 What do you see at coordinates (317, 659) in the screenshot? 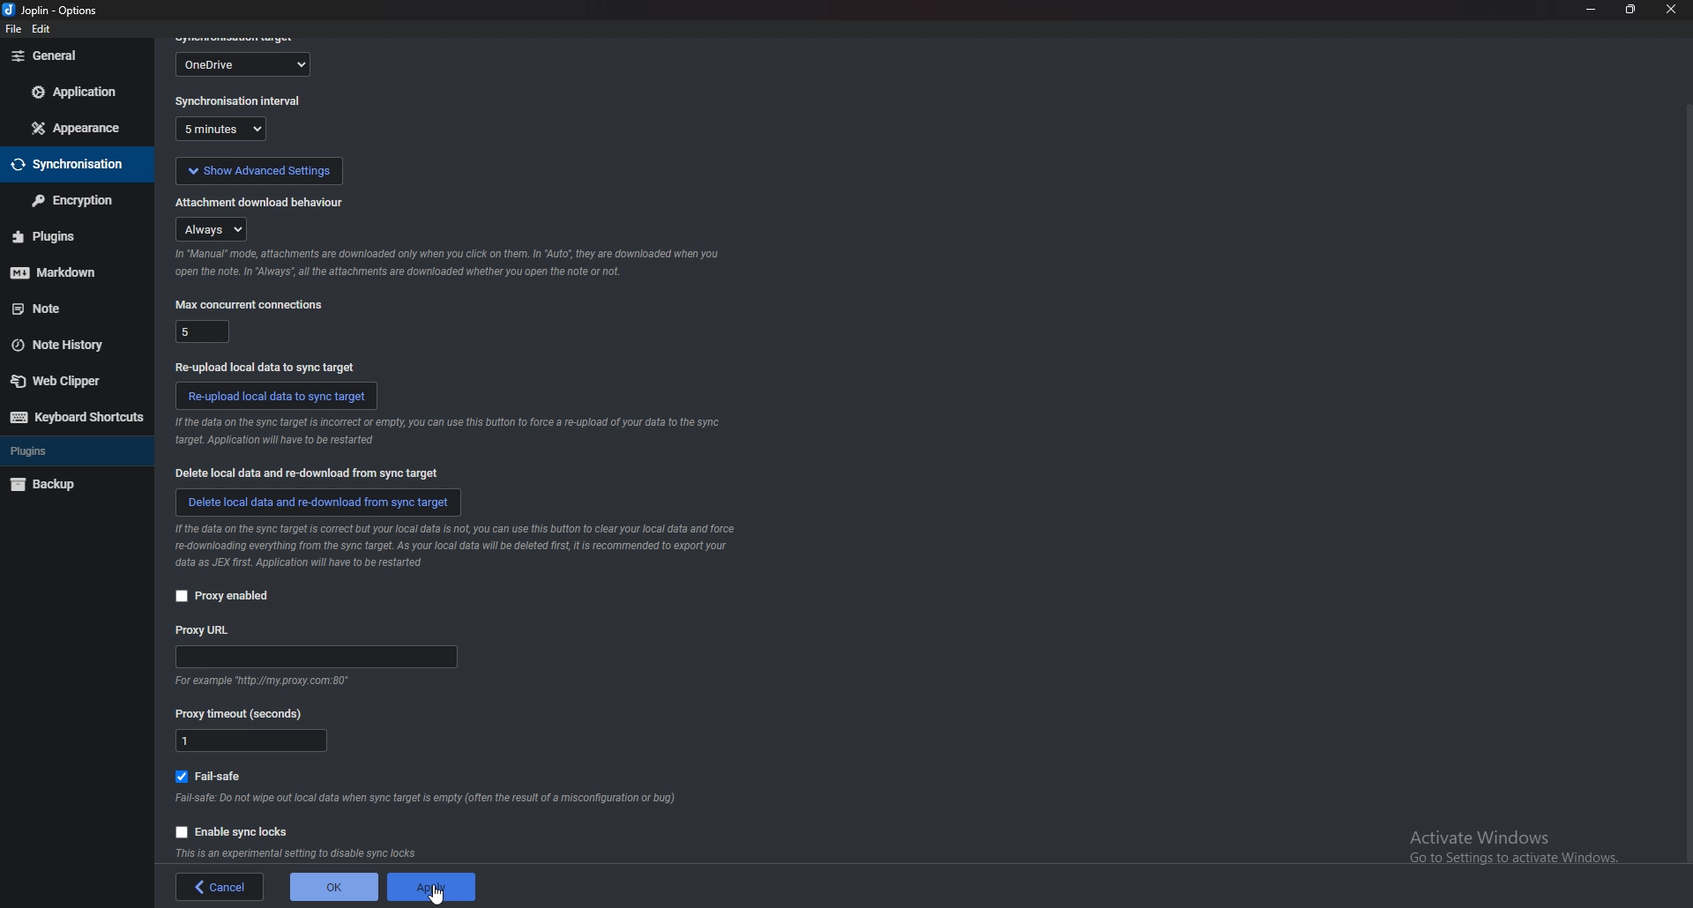
I see `proxy url` at bounding box center [317, 659].